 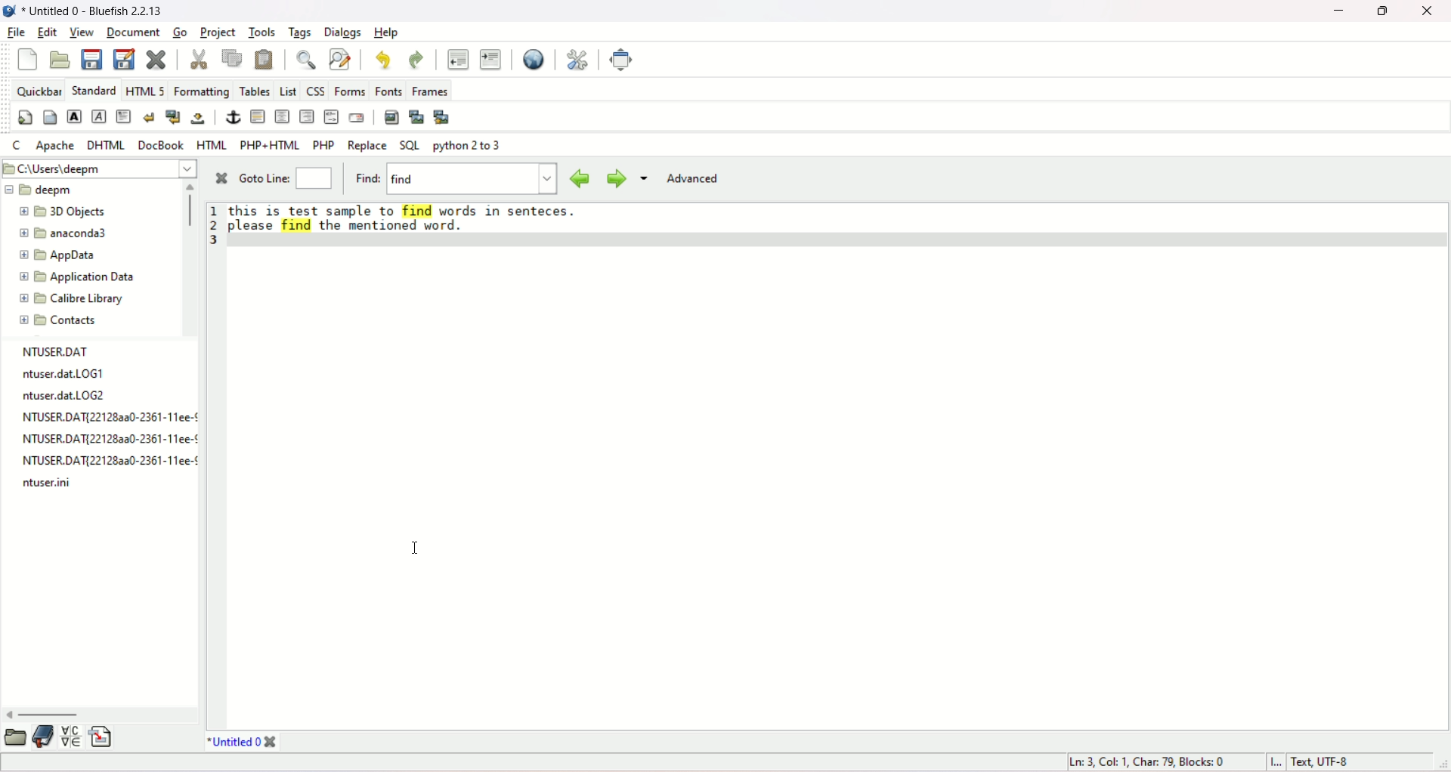 I want to click on file, so click(x=14, y=32).